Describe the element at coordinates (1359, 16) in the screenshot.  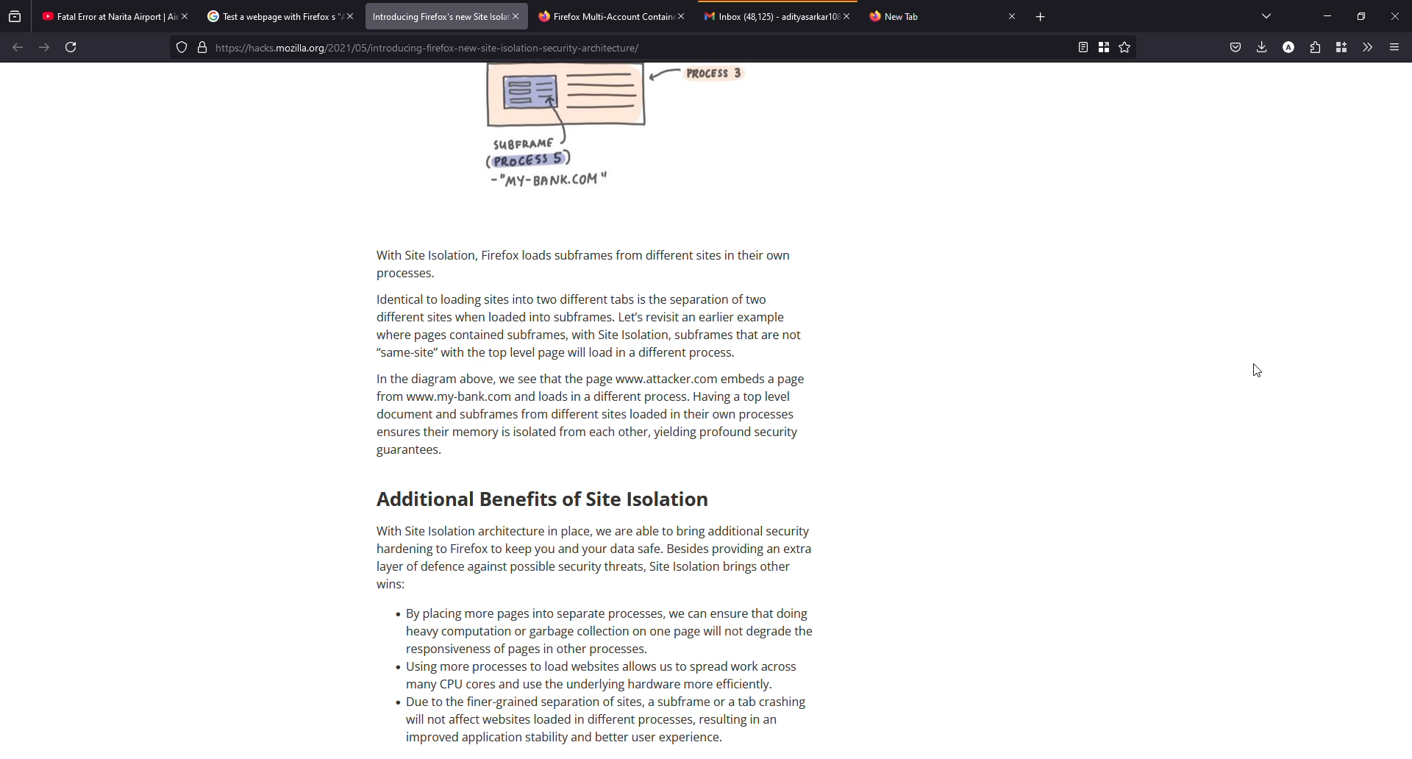
I see `maximize` at that location.